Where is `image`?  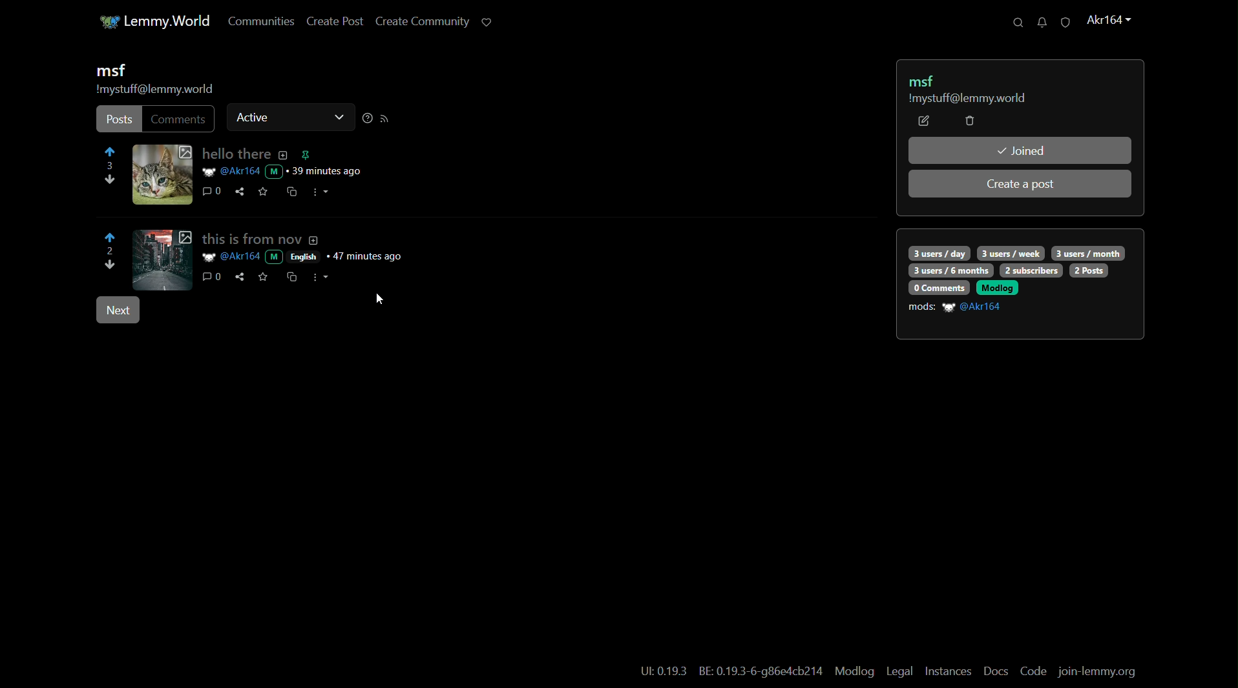
image is located at coordinates (162, 259).